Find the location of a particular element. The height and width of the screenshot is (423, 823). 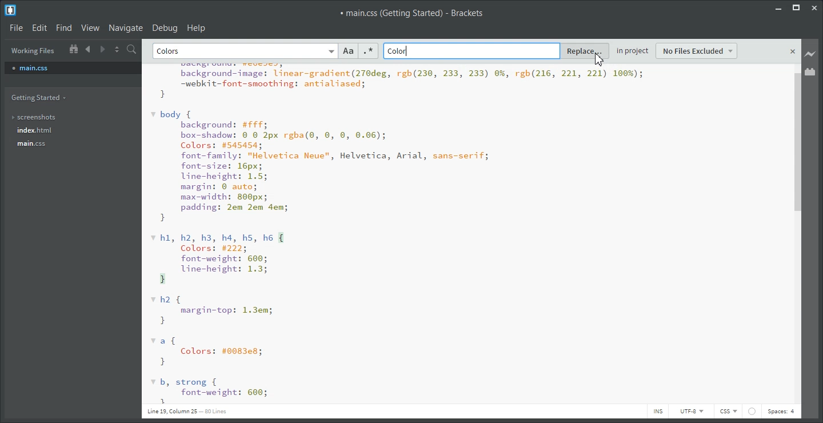

Minimize is located at coordinates (778, 7).